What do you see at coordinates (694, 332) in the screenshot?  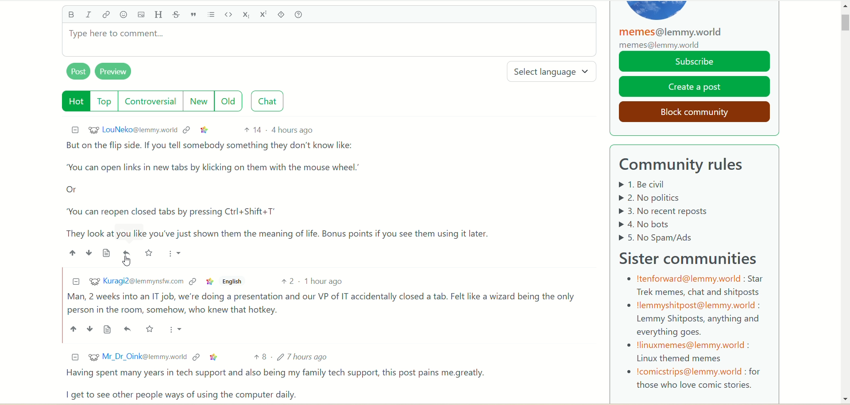 I see `sister communities details` at bounding box center [694, 332].